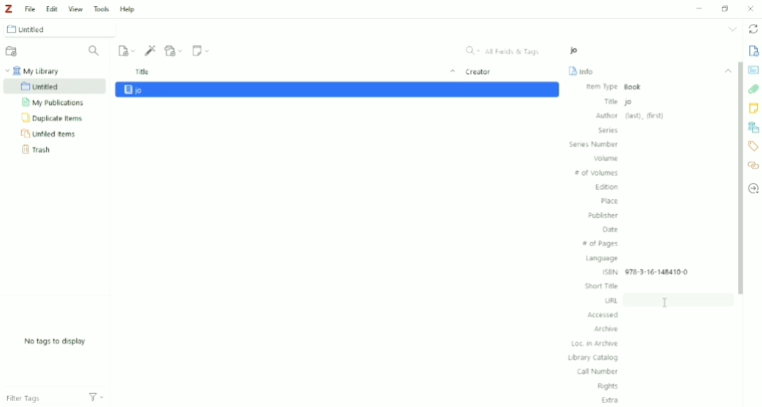 The width and height of the screenshot is (762, 407). What do you see at coordinates (754, 69) in the screenshot?
I see `Abstract` at bounding box center [754, 69].